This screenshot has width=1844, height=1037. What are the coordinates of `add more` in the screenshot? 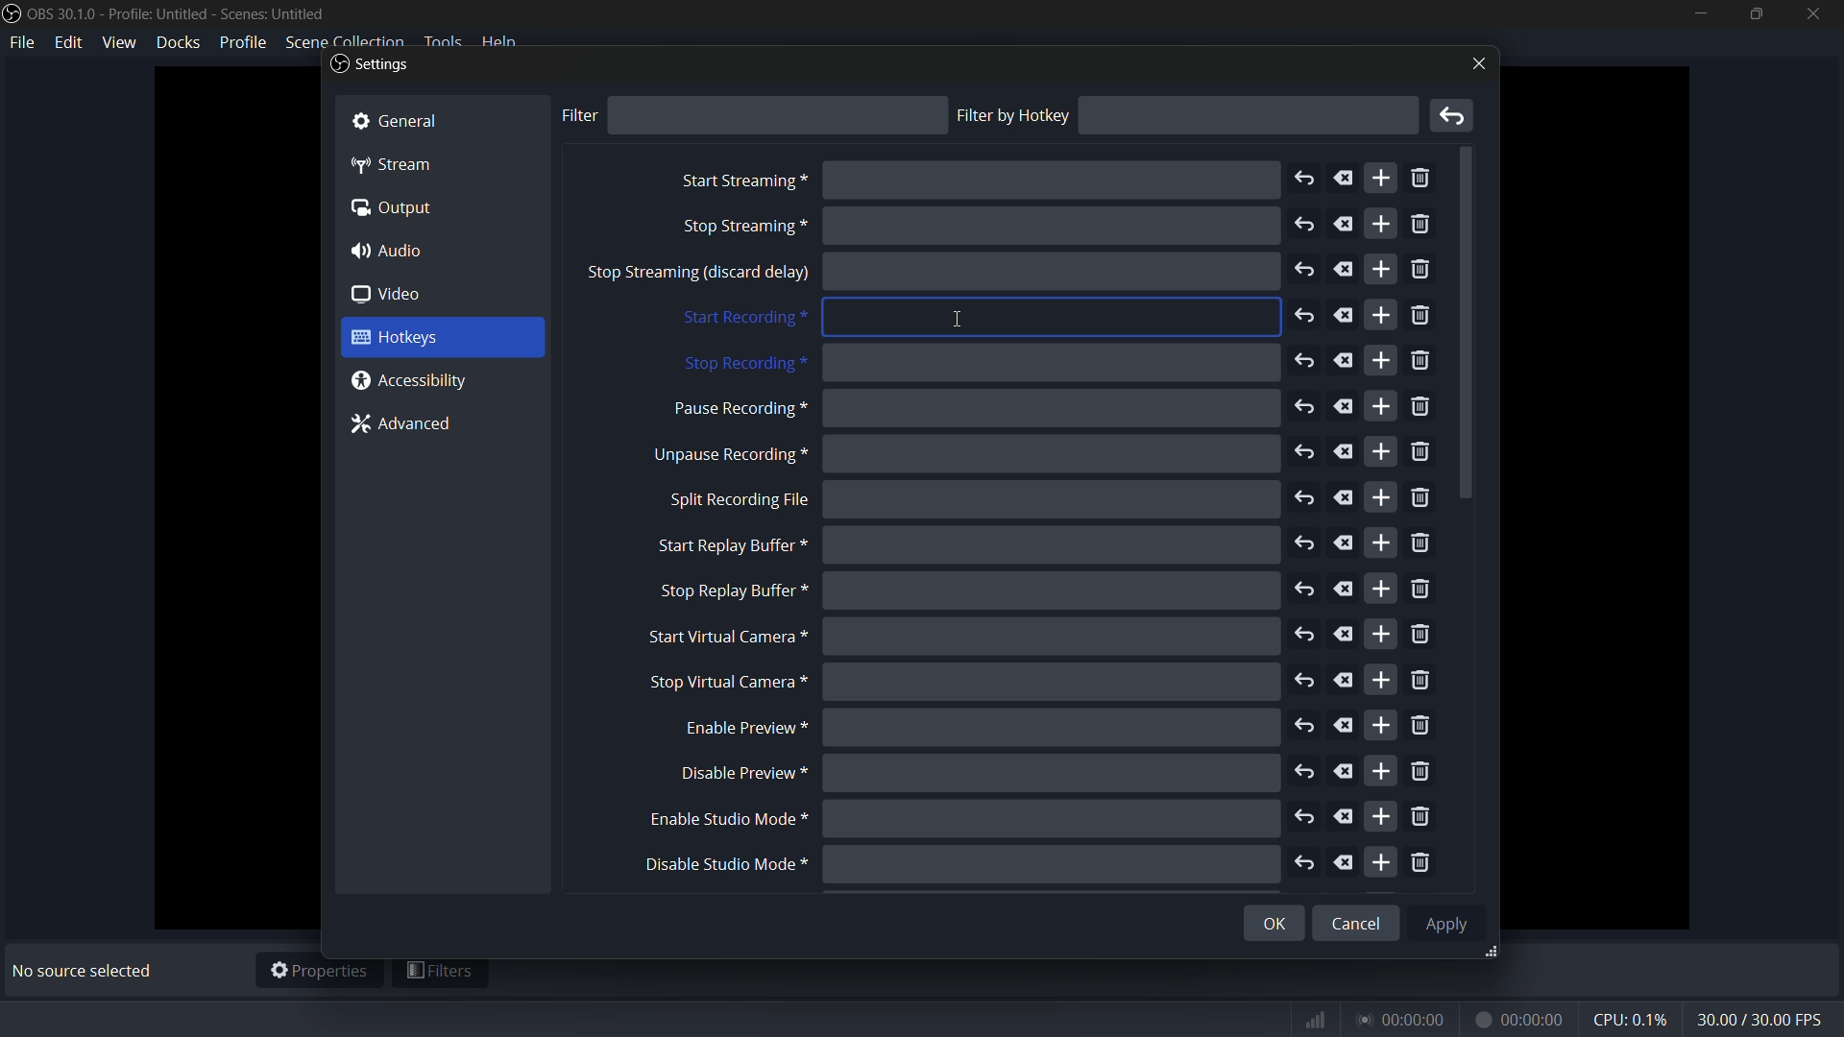 It's located at (1380, 407).